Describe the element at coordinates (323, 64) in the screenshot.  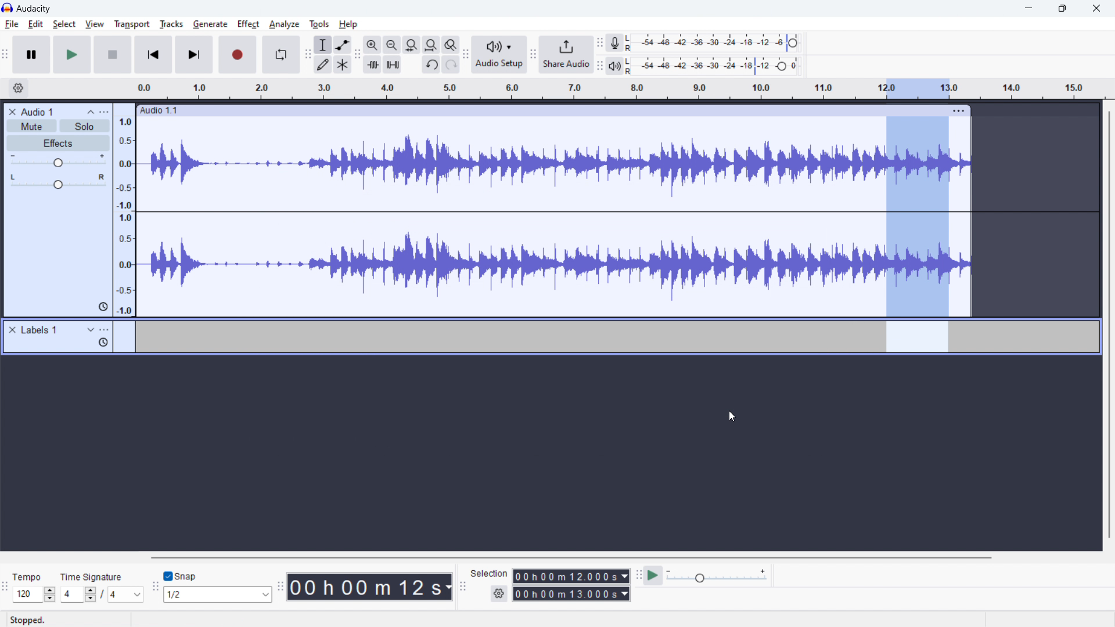
I see `draw tool` at that location.